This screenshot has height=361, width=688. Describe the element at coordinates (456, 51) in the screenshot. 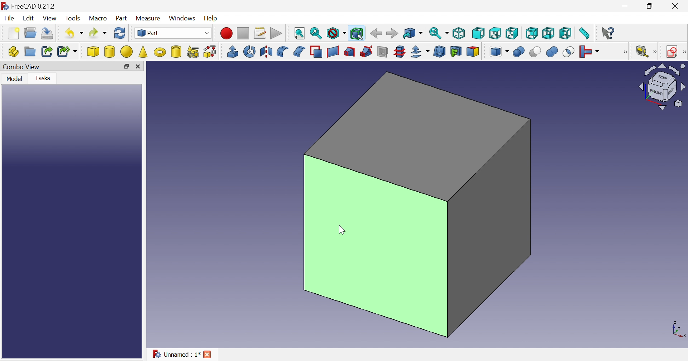

I see `Create projection on surface...` at that location.